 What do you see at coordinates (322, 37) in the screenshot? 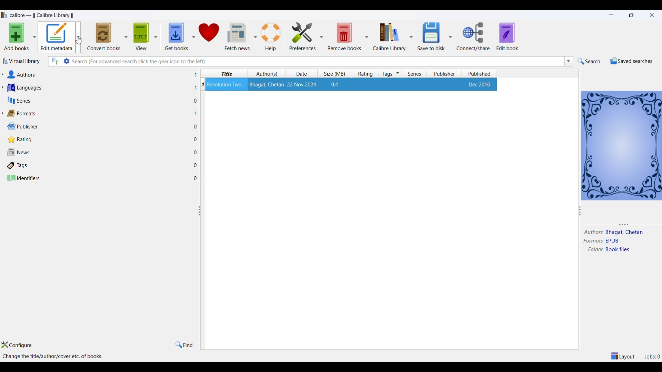
I see `preferences options dropdown button` at bounding box center [322, 37].